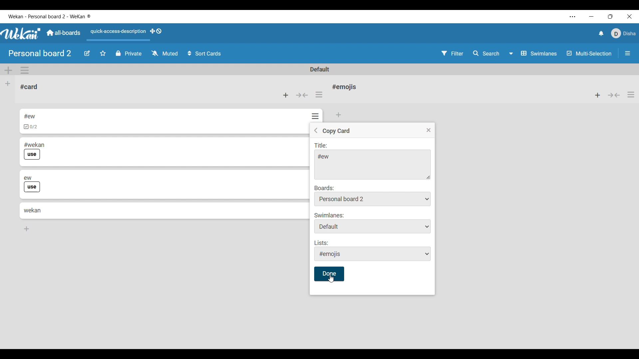 The image size is (639, 359). Describe the element at coordinates (314, 114) in the screenshot. I see `Options` at that location.